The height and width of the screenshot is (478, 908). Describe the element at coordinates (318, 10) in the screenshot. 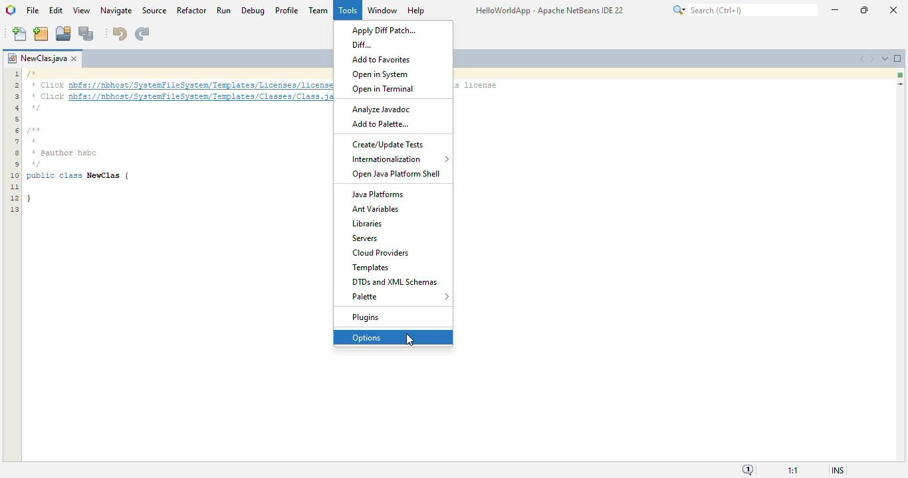

I see `team` at that location.